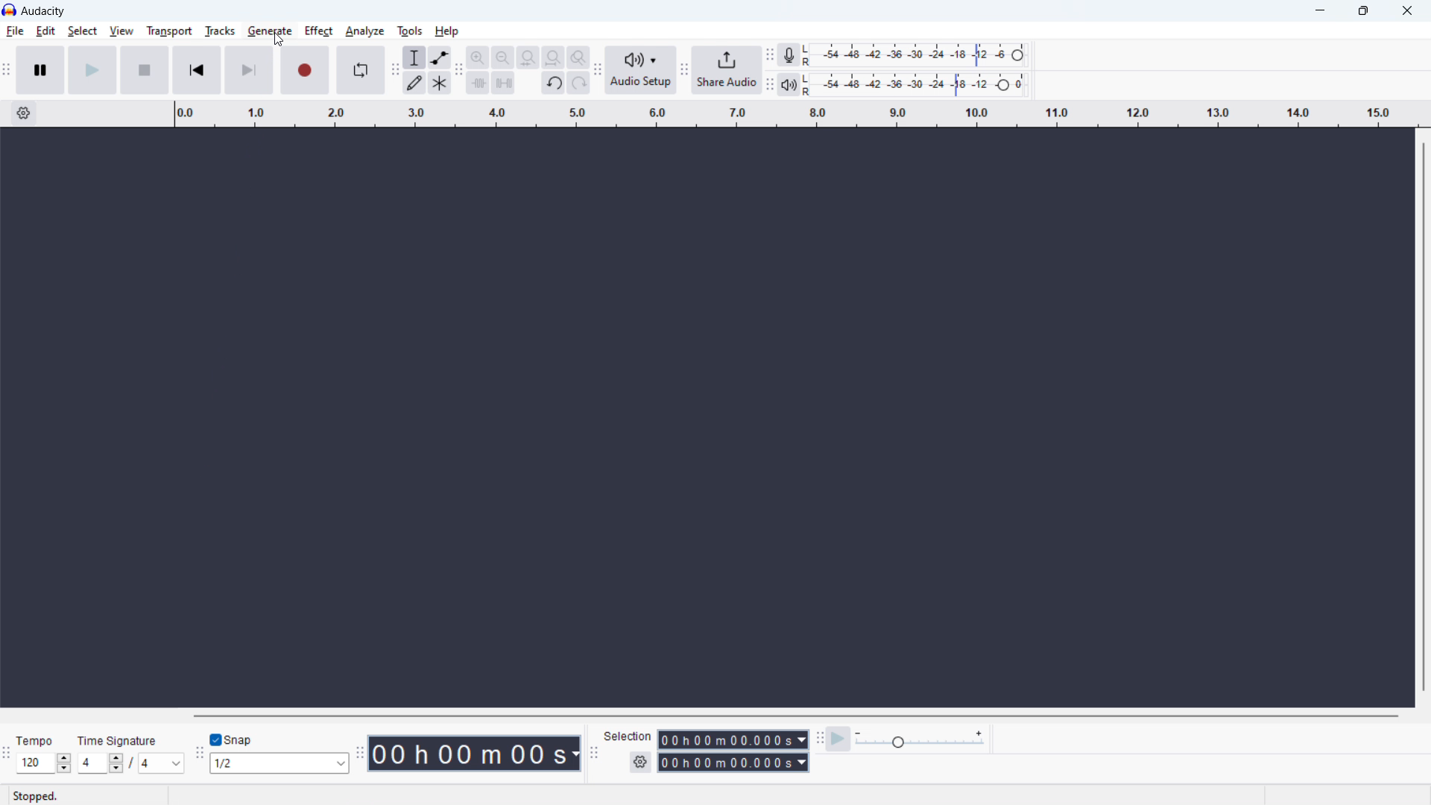 The height and width of the screenshot is (805, 1431). I want to click on multi tool, so click(440, 82).